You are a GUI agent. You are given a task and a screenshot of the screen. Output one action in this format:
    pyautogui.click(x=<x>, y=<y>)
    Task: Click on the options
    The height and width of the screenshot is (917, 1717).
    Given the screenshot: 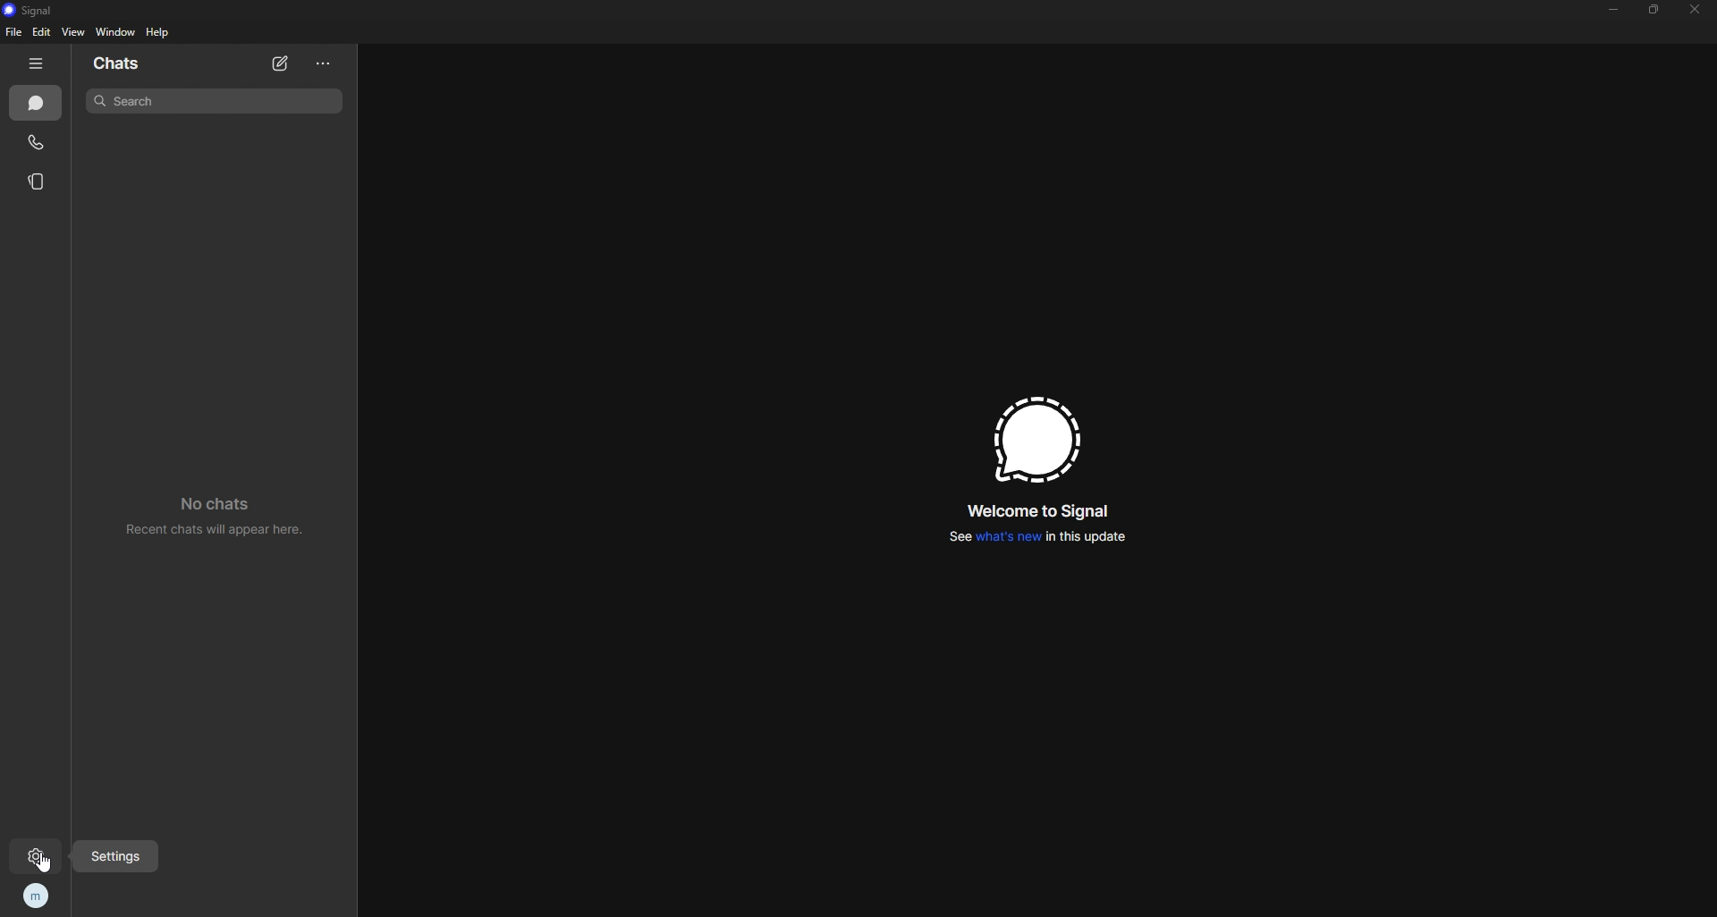 What is the action you would take?
    pyautogui.click(x=325, y=64)
    